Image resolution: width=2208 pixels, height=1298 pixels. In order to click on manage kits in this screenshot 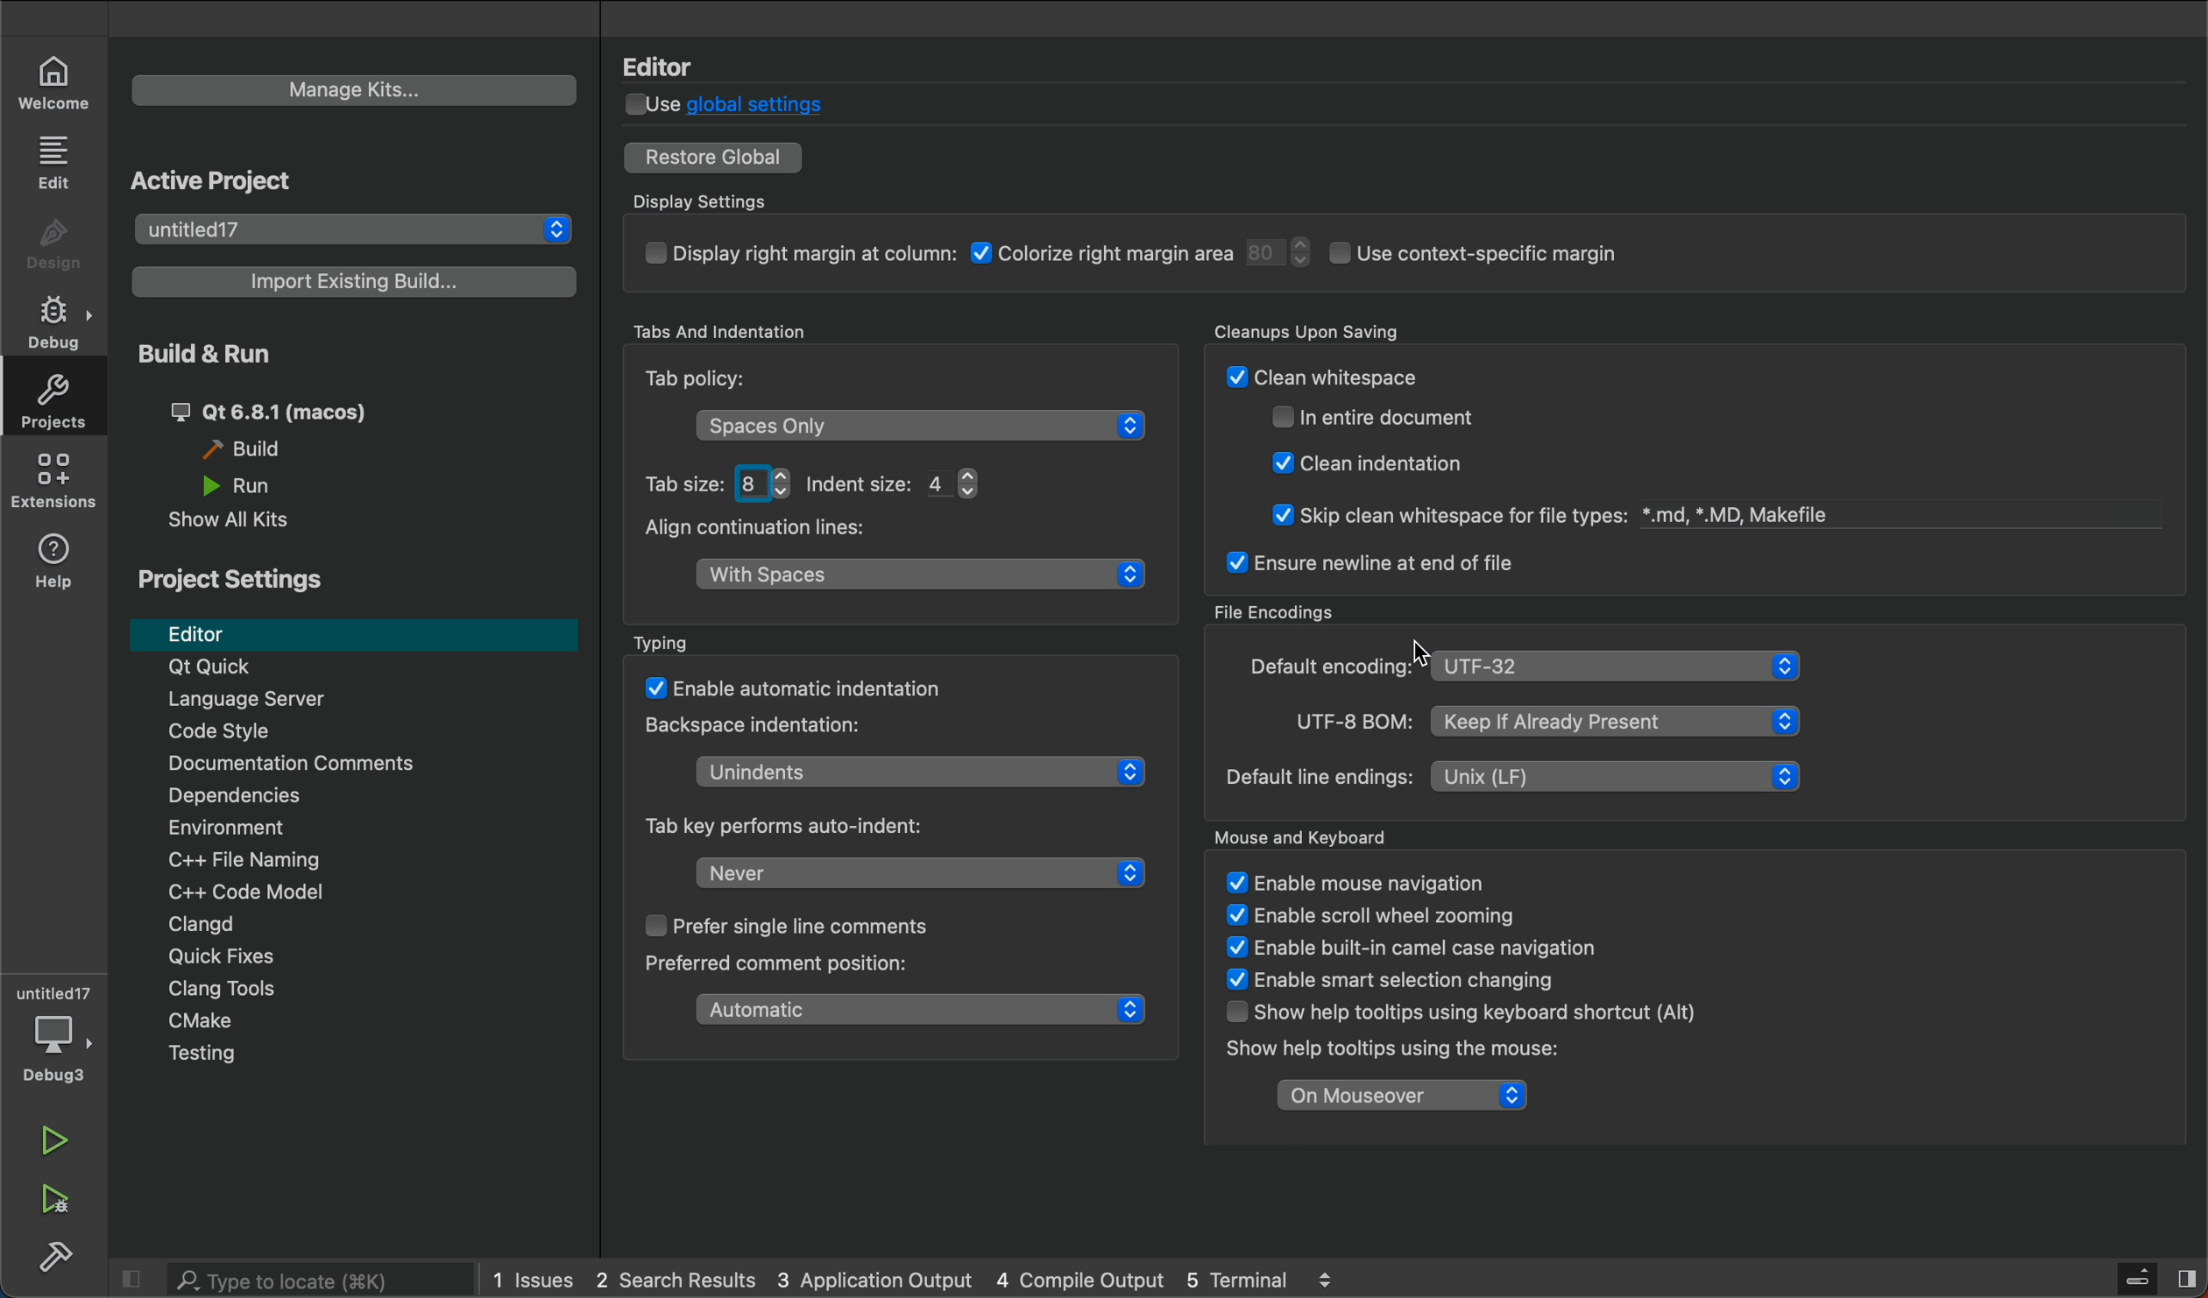, I will do `click(359, 88)`.